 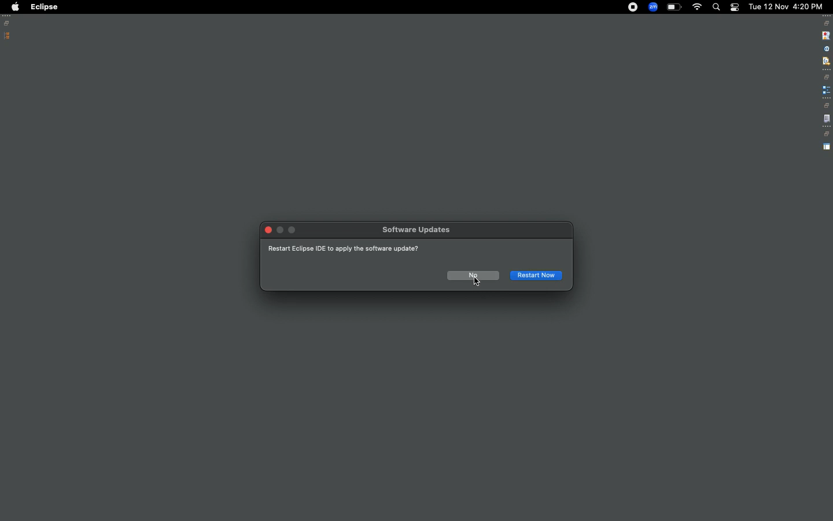 I want to click on perspective, so click(x=827, y=147).